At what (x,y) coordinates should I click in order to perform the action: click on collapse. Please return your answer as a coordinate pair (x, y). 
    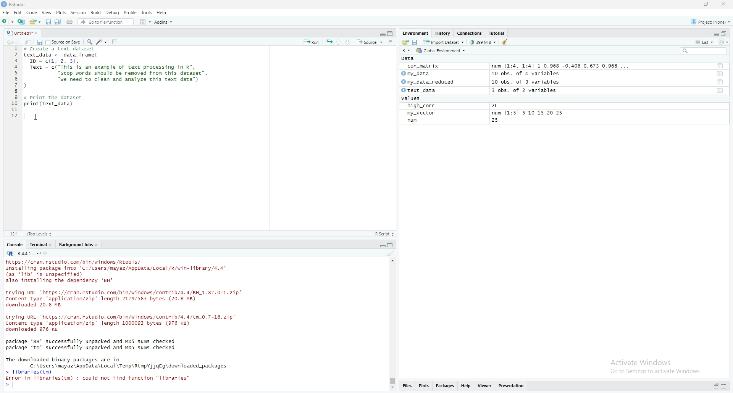
    Looking at the image, I should click on (726, 34).